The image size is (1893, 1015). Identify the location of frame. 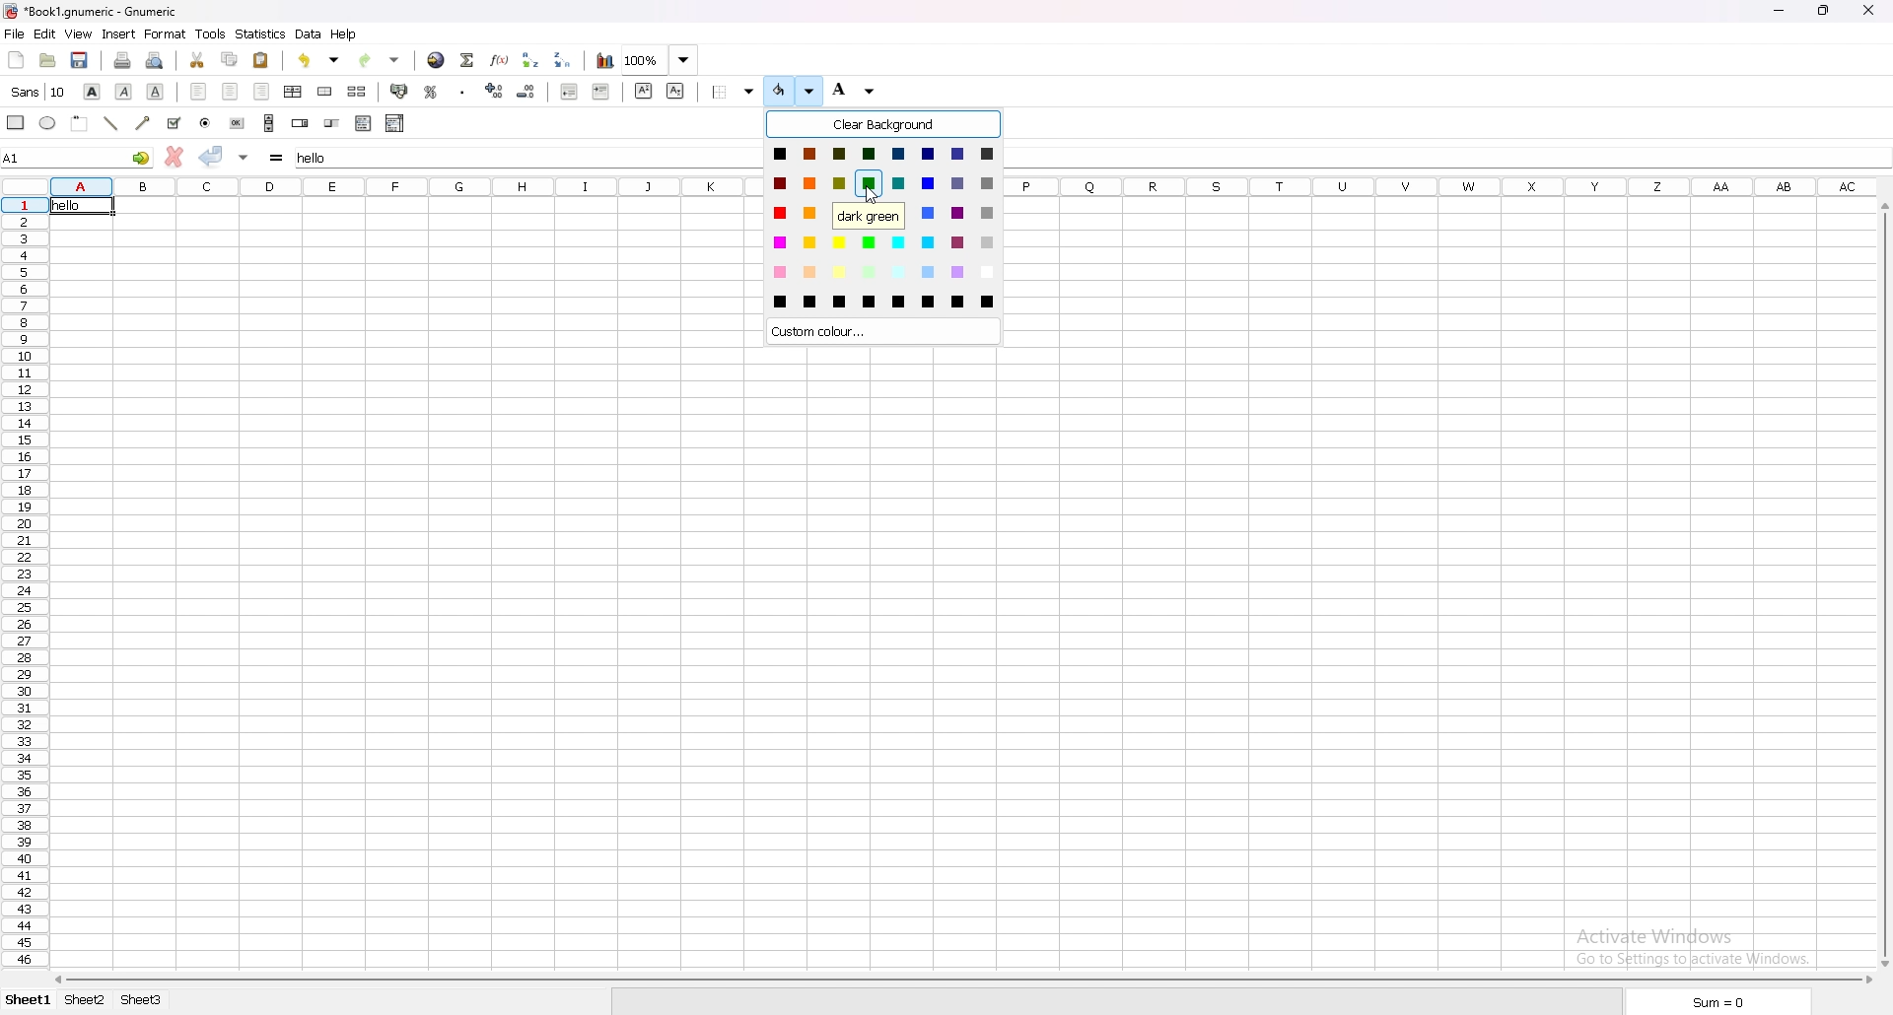
(80, 123).